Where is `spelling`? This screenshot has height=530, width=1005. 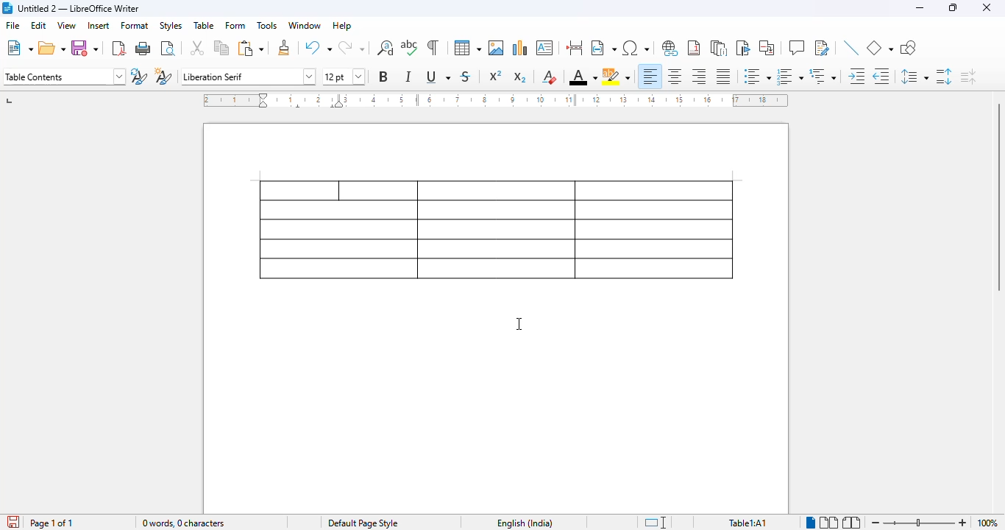 spelling is located at coordinates (410, 48).